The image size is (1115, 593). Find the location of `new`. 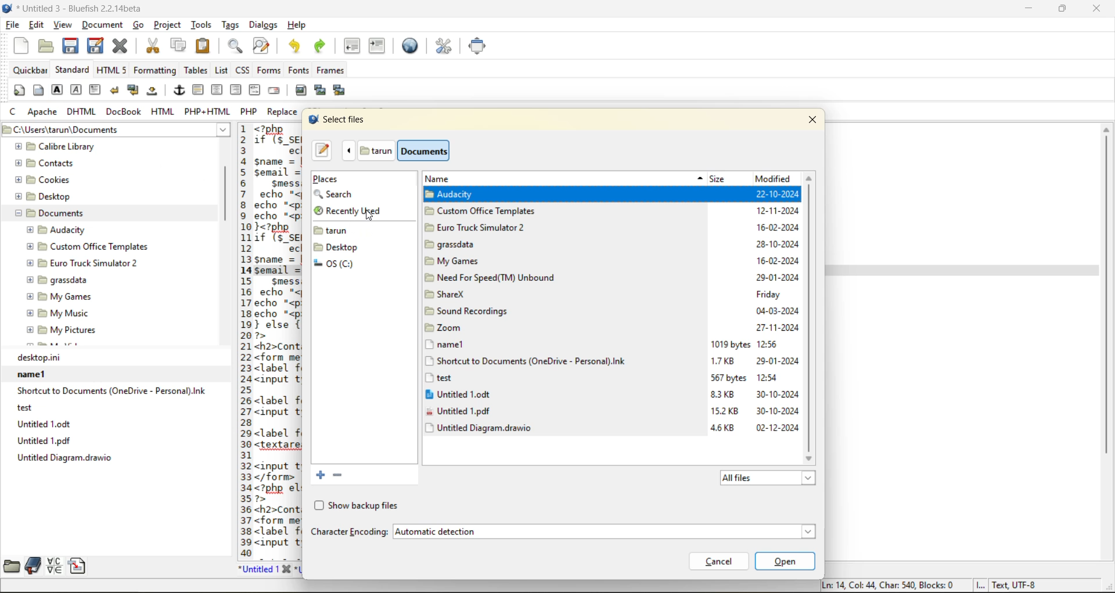

new is located at coordinates (18, 46).